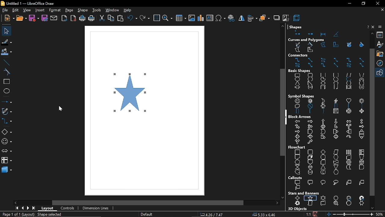  I want to click on file, so click(7, 31).